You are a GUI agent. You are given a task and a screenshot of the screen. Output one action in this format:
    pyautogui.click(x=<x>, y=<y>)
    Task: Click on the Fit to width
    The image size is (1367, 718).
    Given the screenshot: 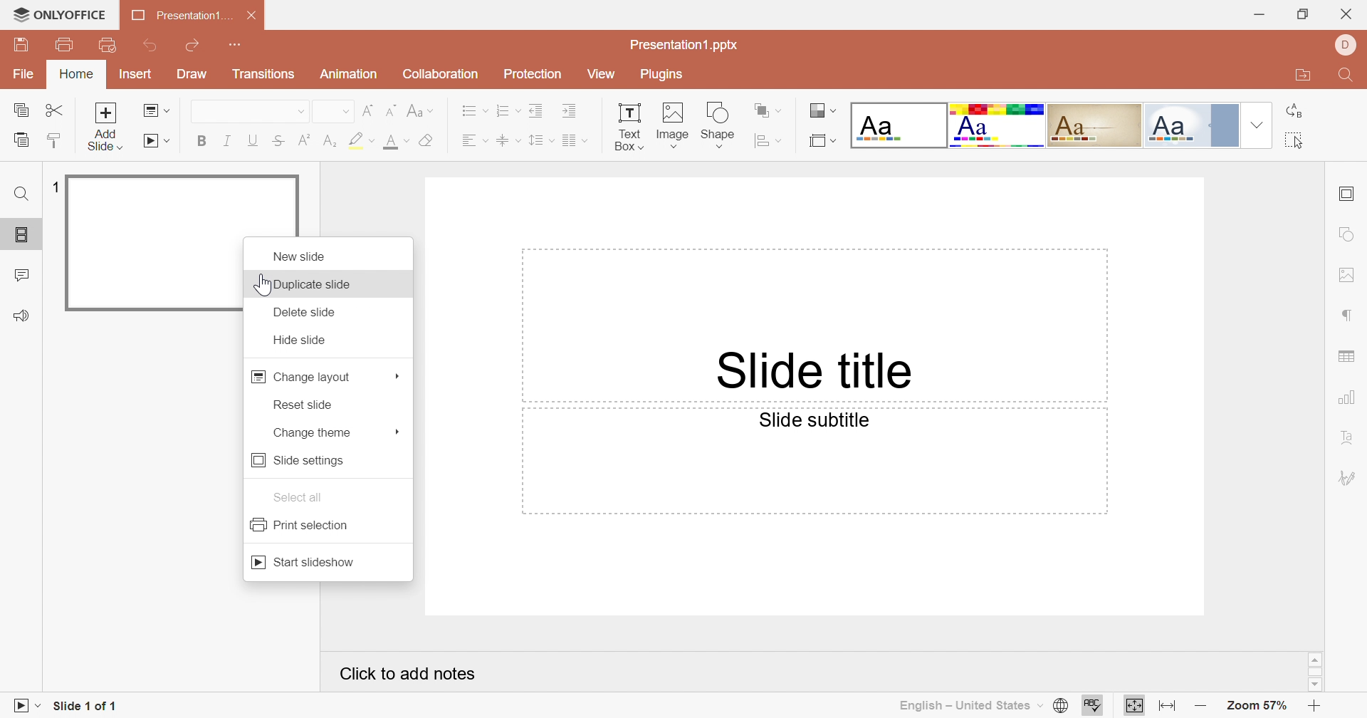 What is the action you would take?
    pyautogui.click(x=1170, y=705)
    